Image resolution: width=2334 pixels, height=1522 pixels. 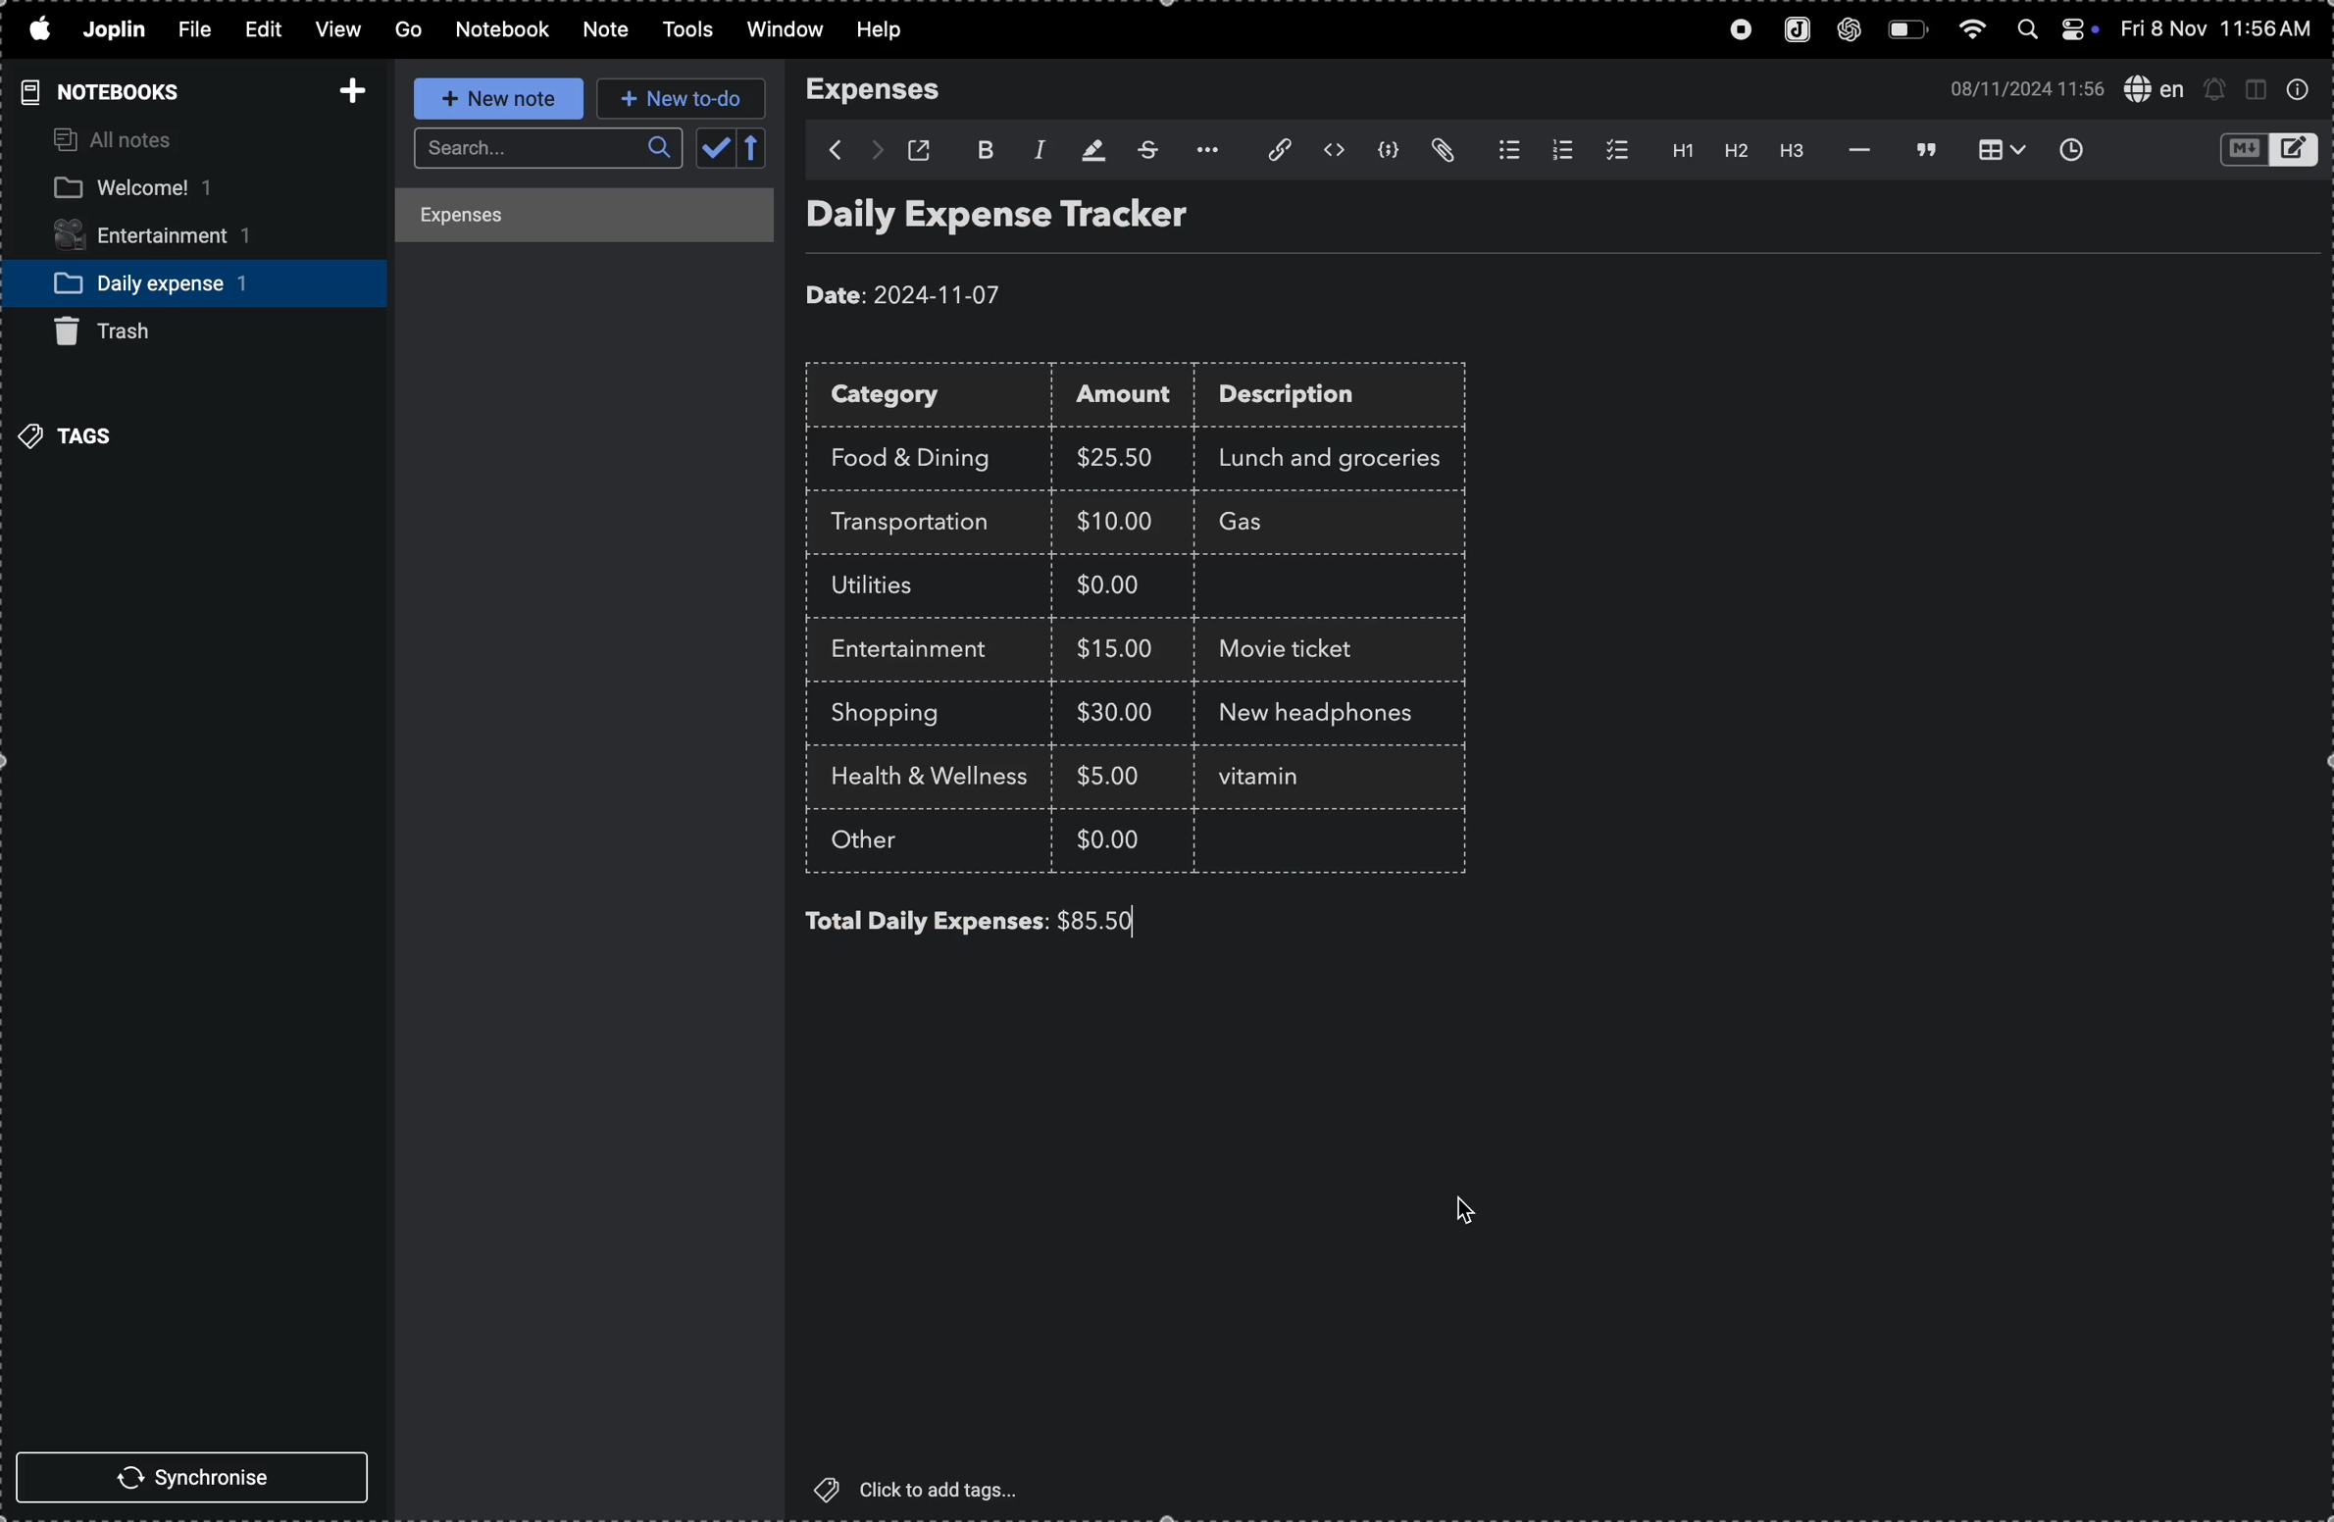 I want to click on numberlist, so click(x=1558, y=150).